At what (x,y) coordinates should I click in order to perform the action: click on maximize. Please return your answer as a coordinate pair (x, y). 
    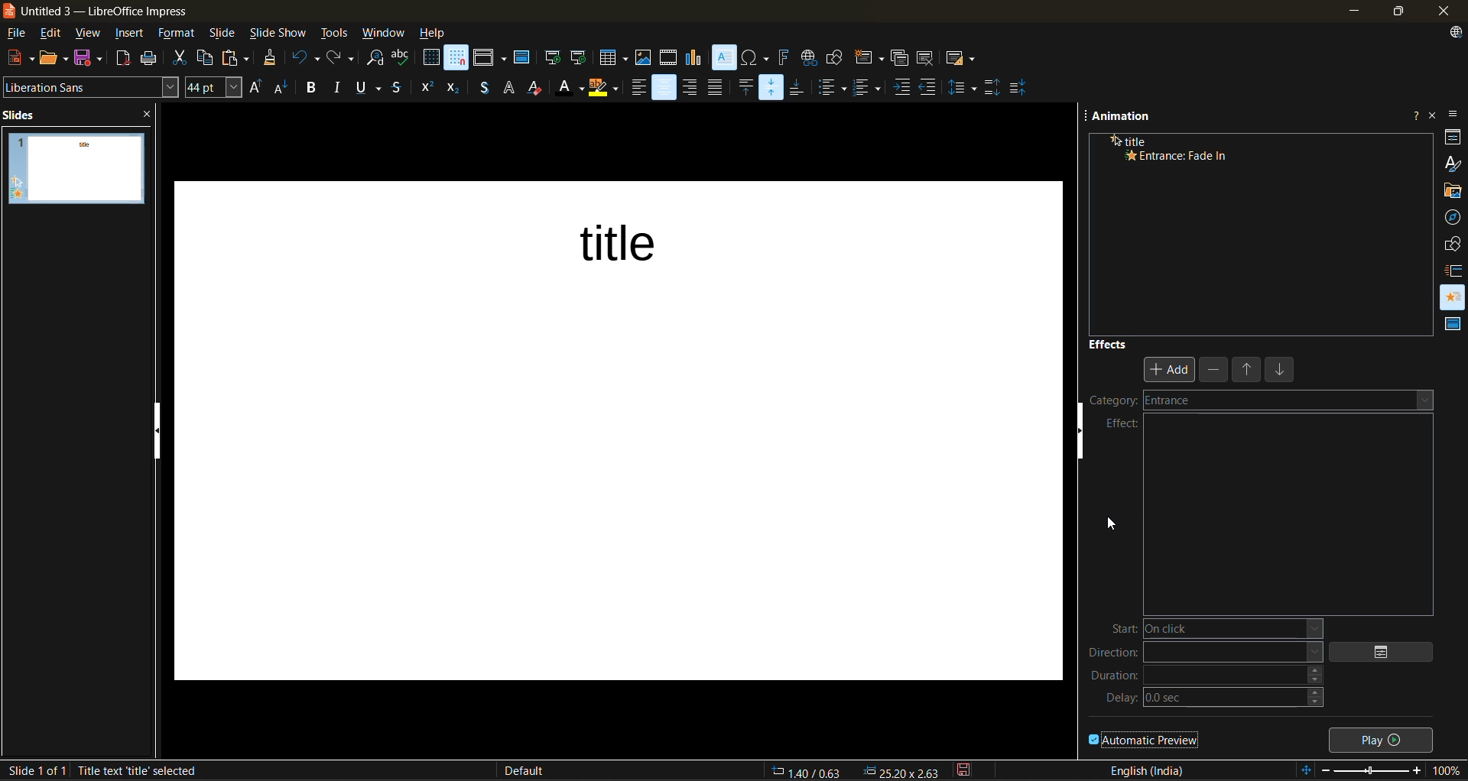
    Looking at the image, I should click on (1395, 14).